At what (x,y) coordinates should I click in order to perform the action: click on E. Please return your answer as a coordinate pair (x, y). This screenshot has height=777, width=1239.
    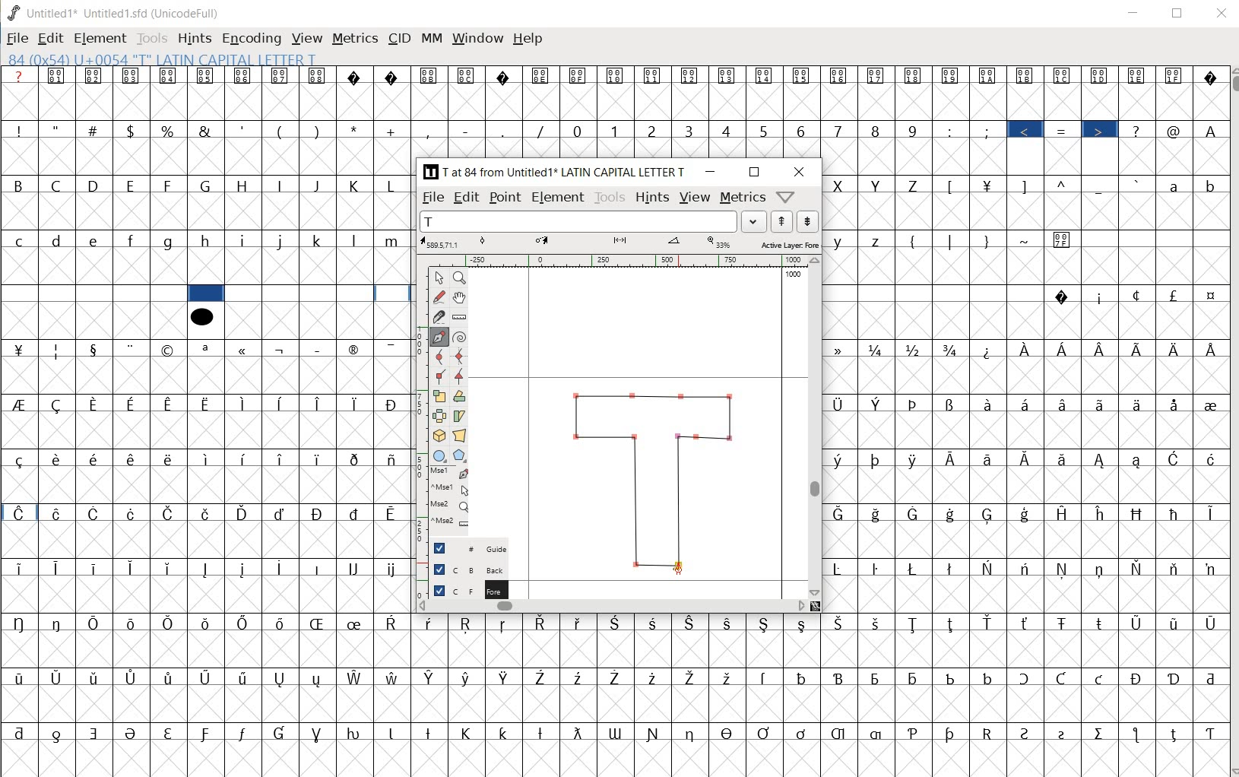
    Looking at the image, I should click on (133, 186).